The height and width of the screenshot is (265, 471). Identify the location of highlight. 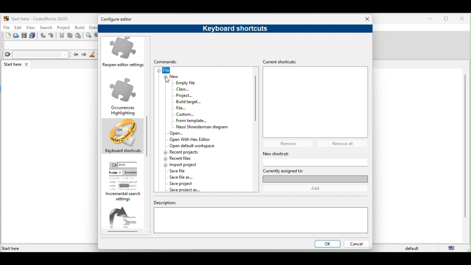
(92, 54).